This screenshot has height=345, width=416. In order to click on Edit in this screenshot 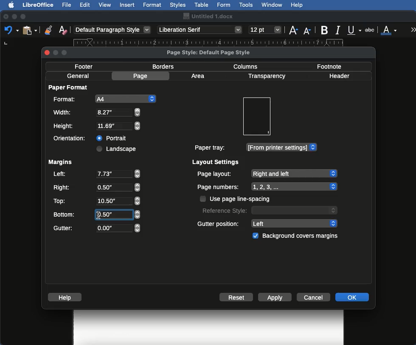, I will do `click(85, 5)`.